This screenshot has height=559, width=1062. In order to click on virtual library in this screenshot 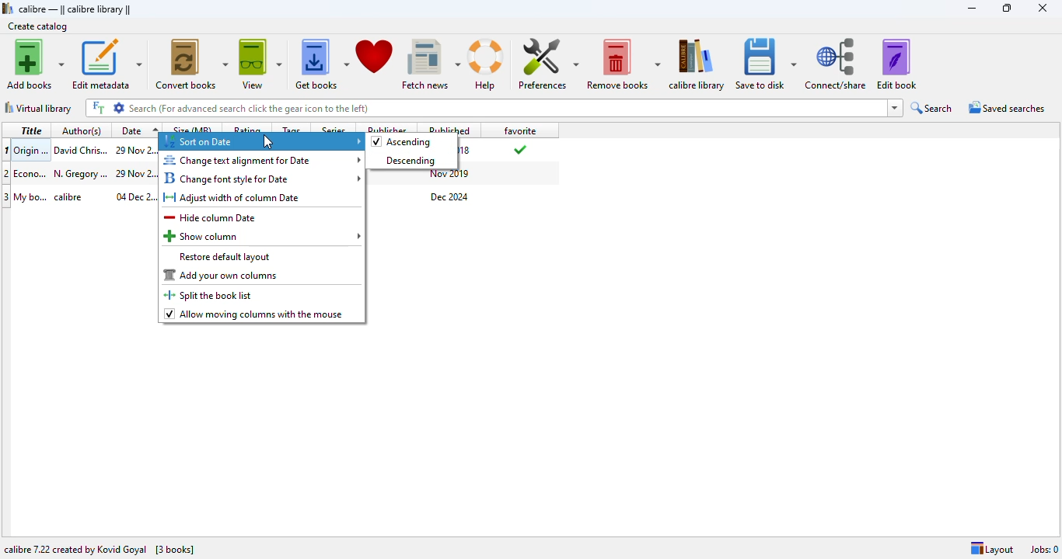, I will do `click(39, 108)`.